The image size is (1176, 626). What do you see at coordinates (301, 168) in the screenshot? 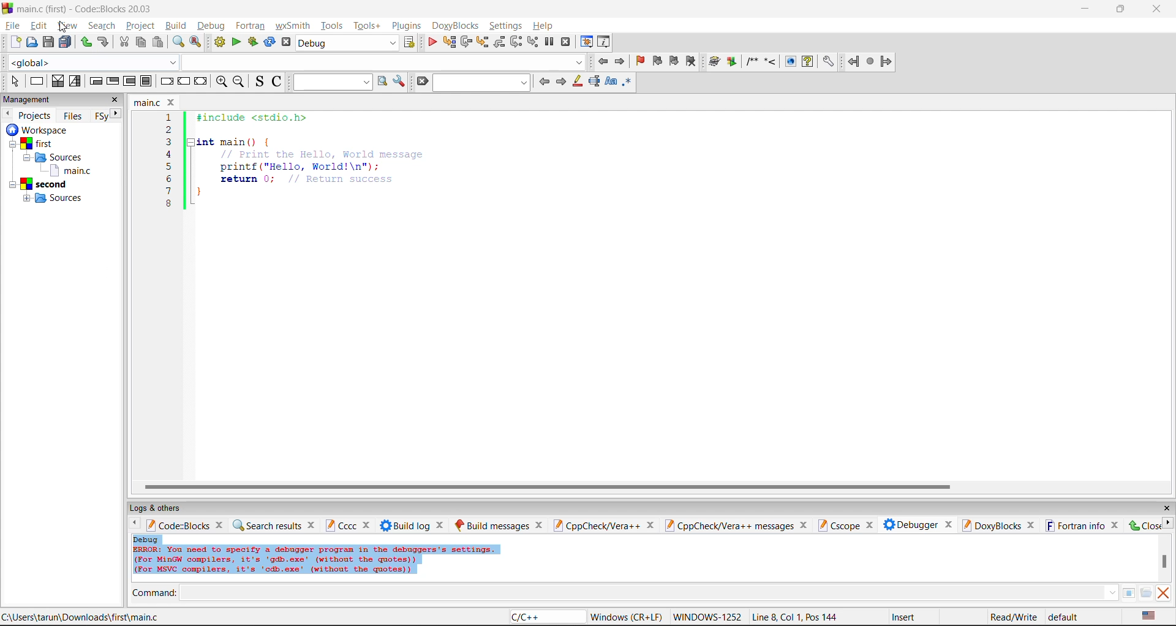
I see `code` at bounding box center [301, 168].